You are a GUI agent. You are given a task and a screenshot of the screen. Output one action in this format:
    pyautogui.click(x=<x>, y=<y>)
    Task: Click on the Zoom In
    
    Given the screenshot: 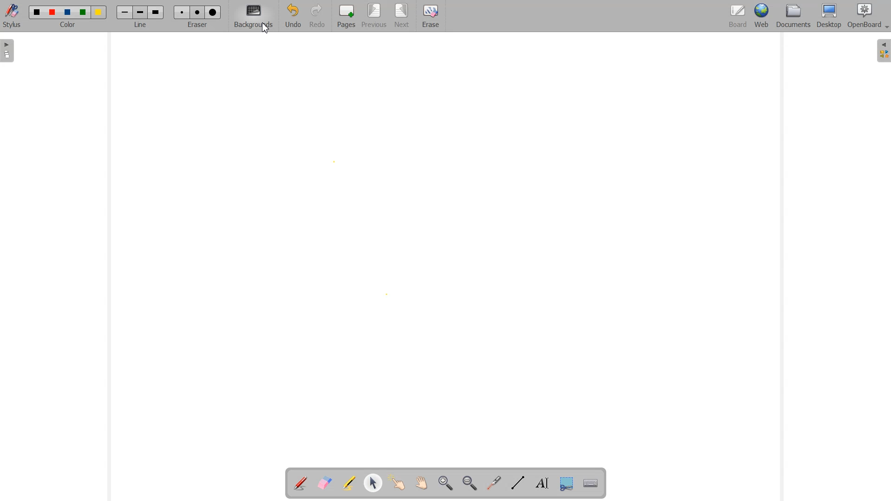 What is the action you would take?
    pyautogui.click(x=445, y=484)
    